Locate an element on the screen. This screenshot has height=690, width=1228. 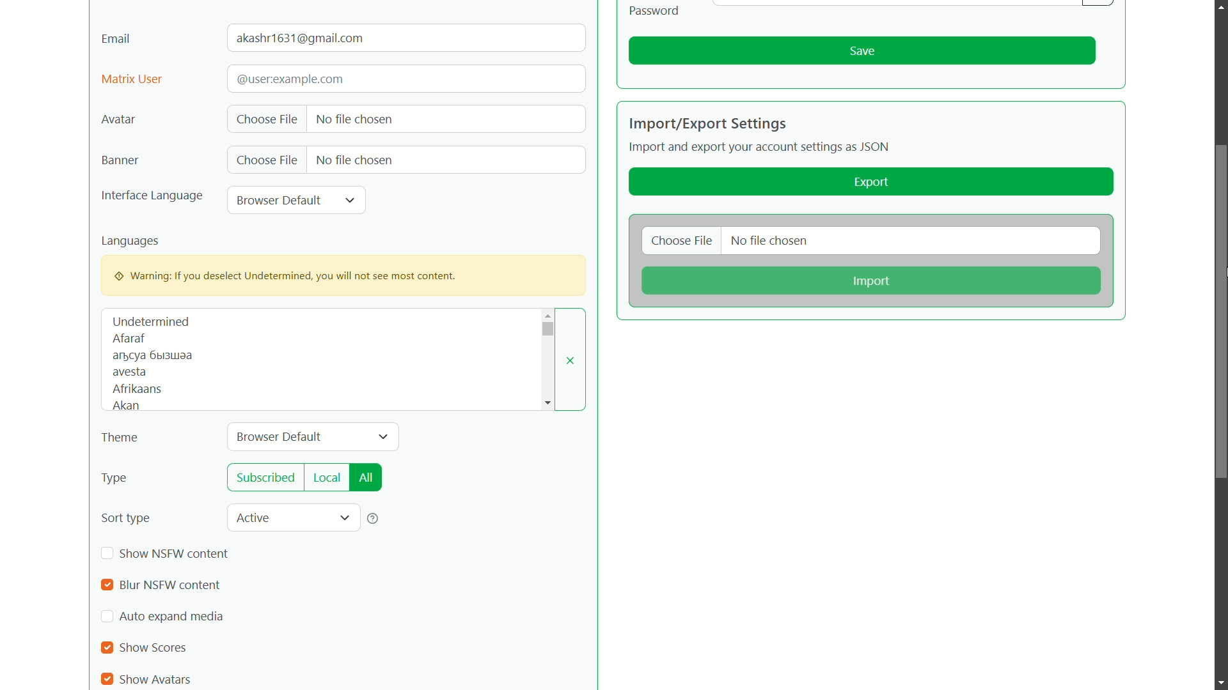
auto expand media is located at coordinates (172, 617).